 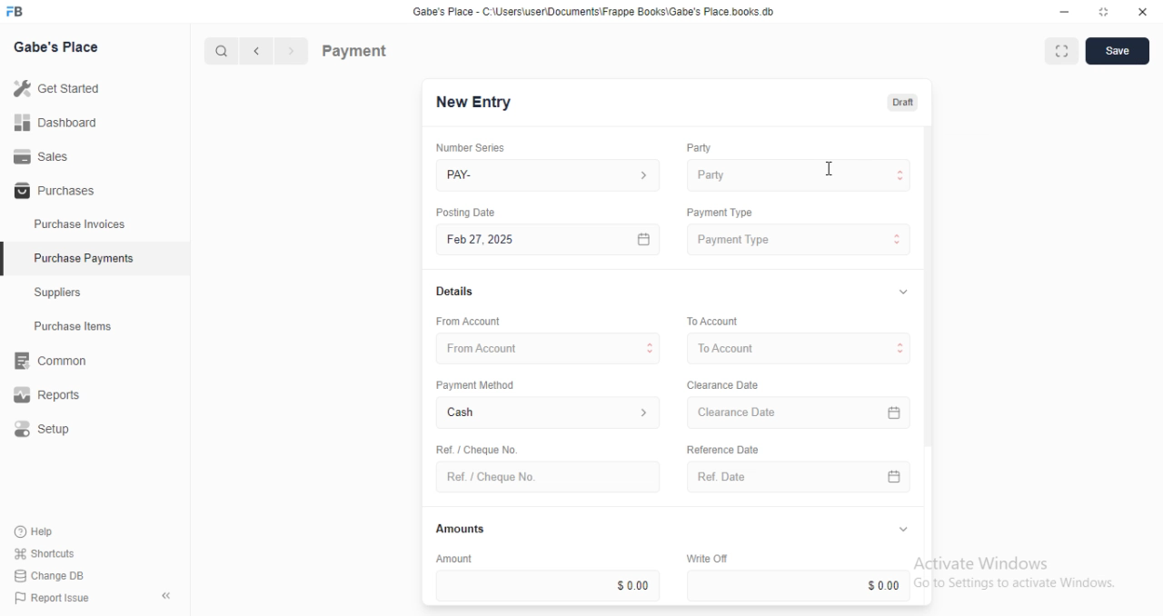 I want to click on Report Issue, so click(x=47, y=598).